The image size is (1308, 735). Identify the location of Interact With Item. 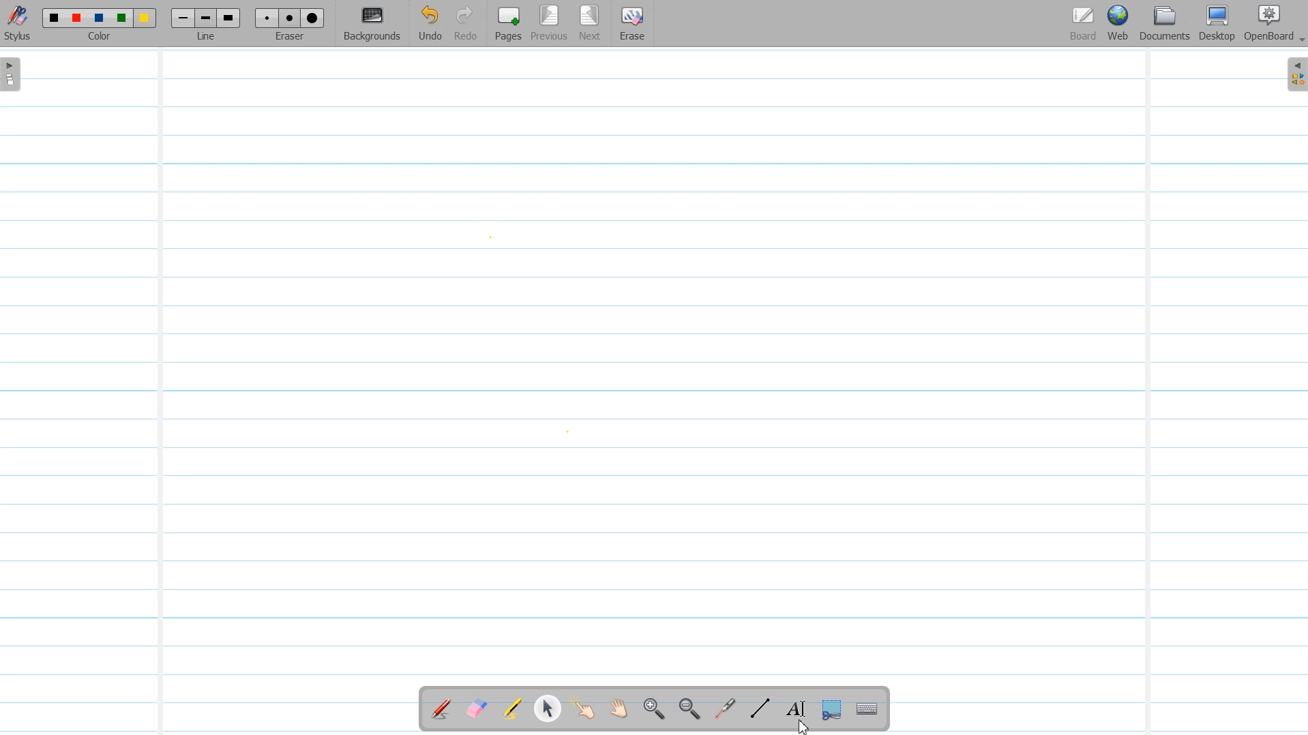
(583, 710).